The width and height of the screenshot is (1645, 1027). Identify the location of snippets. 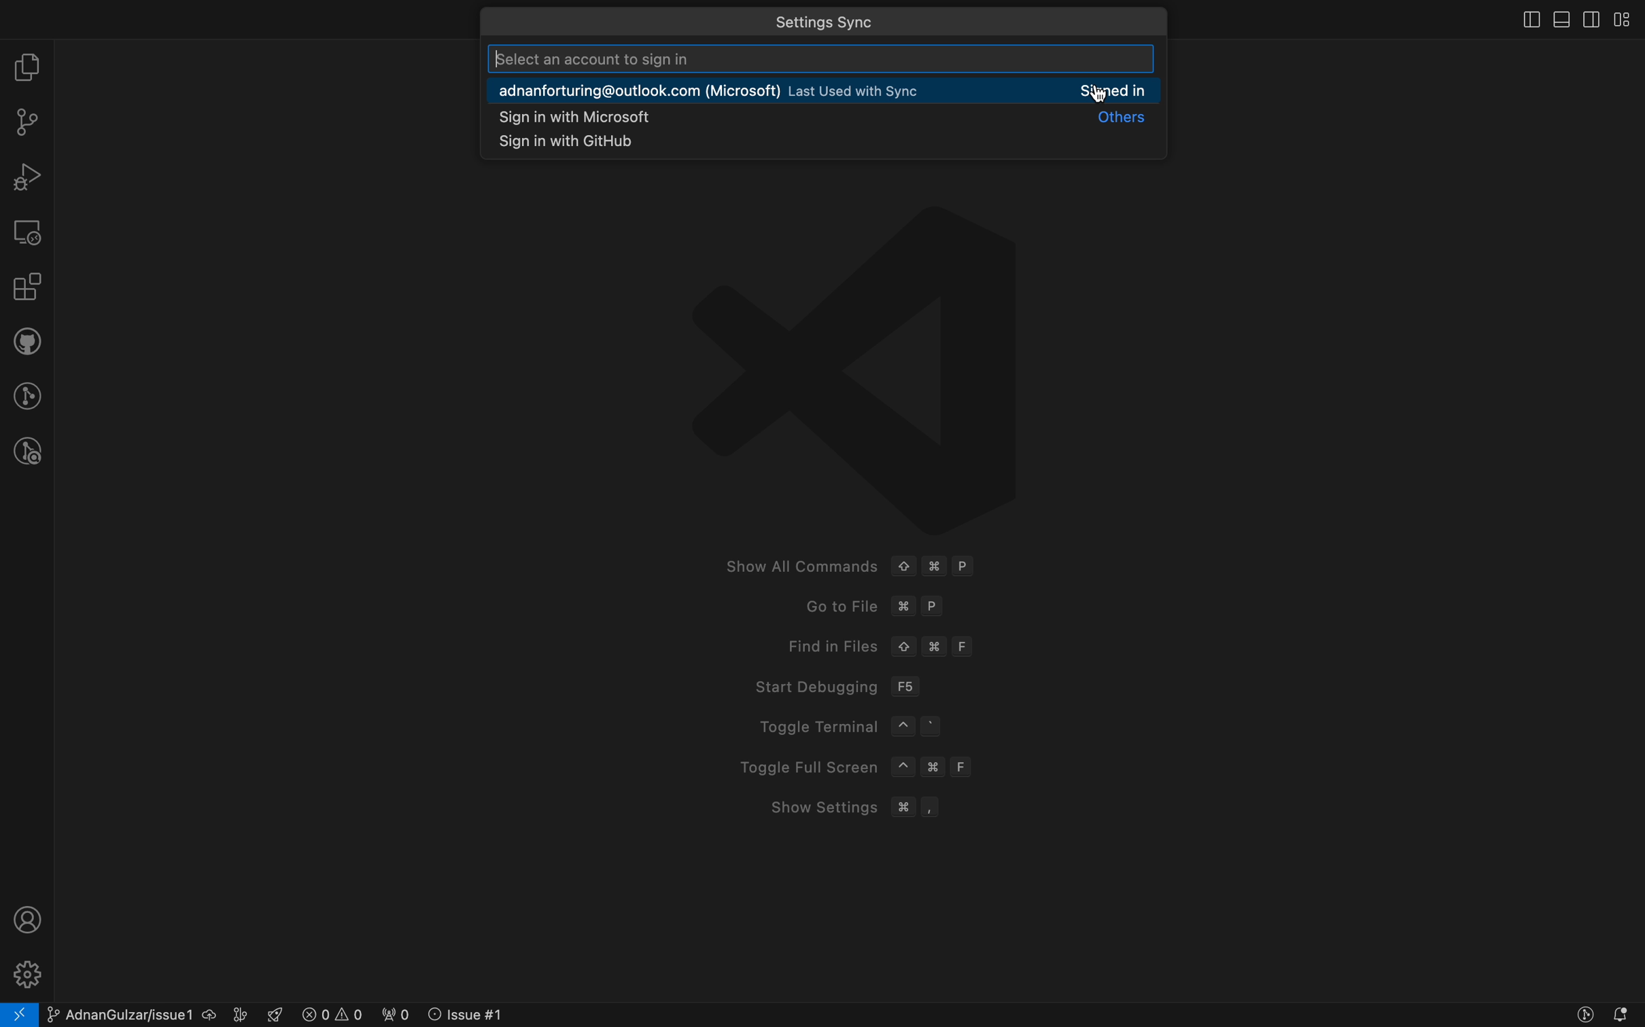
(578, 143).